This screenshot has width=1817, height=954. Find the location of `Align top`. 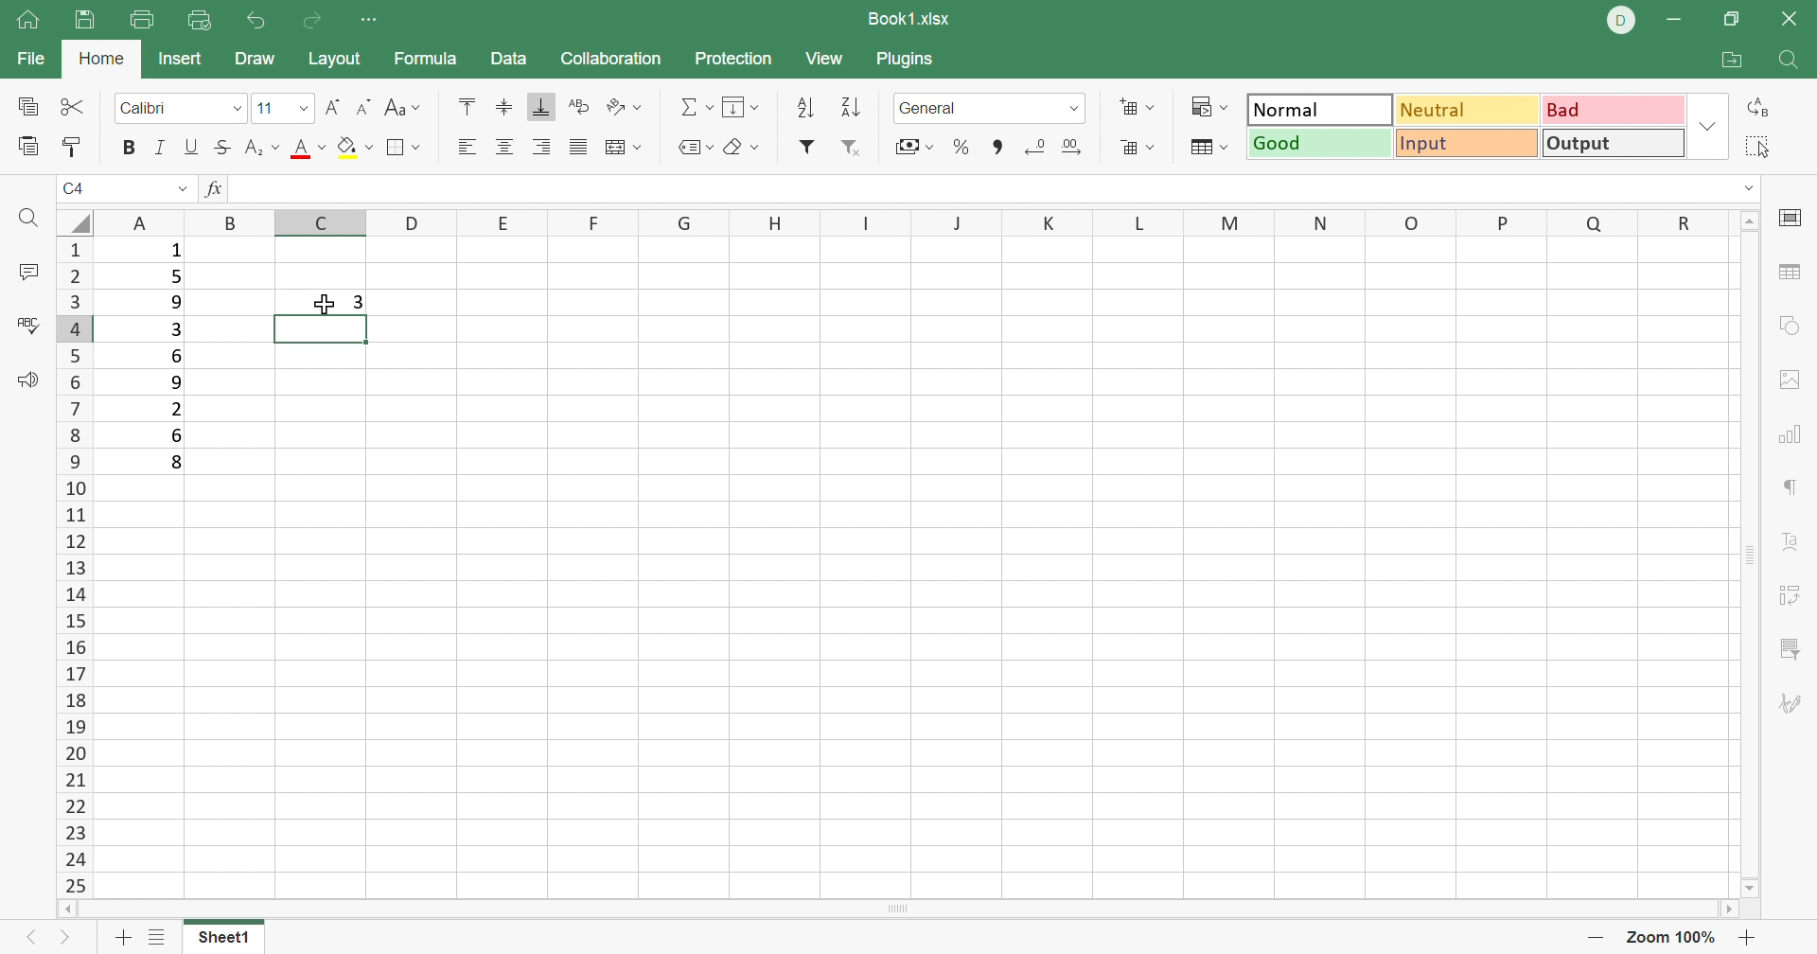

Align top is located at coordinates (465, 105).